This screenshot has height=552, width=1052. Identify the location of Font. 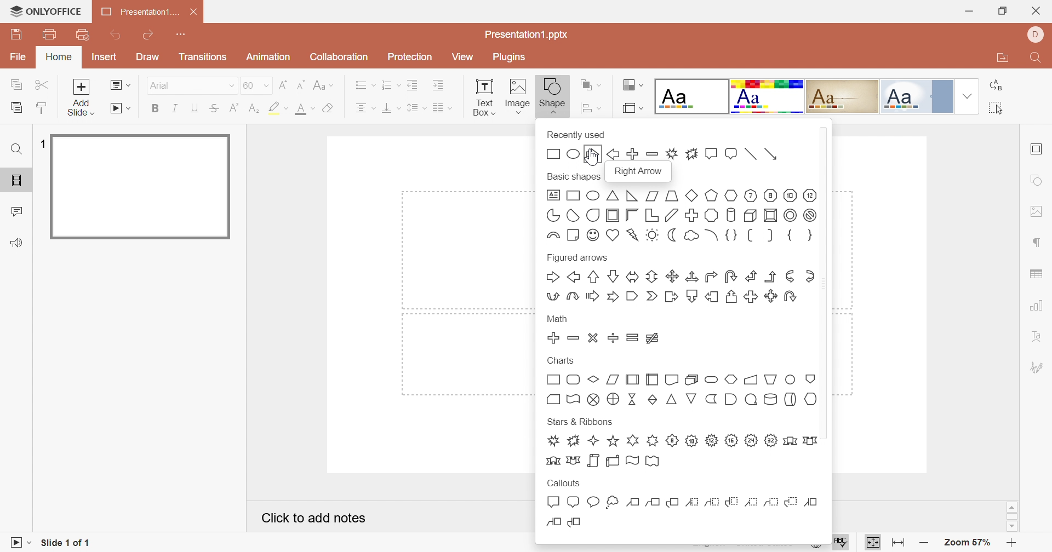
(191, 85).